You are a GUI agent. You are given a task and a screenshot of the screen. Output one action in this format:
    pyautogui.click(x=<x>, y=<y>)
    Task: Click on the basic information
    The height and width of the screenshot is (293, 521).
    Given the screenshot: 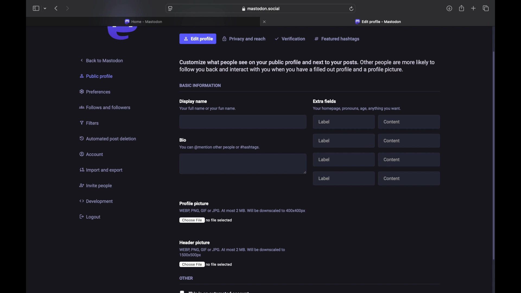 What is the action you would take?
    pyautogui.click(x=201, y=85)
    